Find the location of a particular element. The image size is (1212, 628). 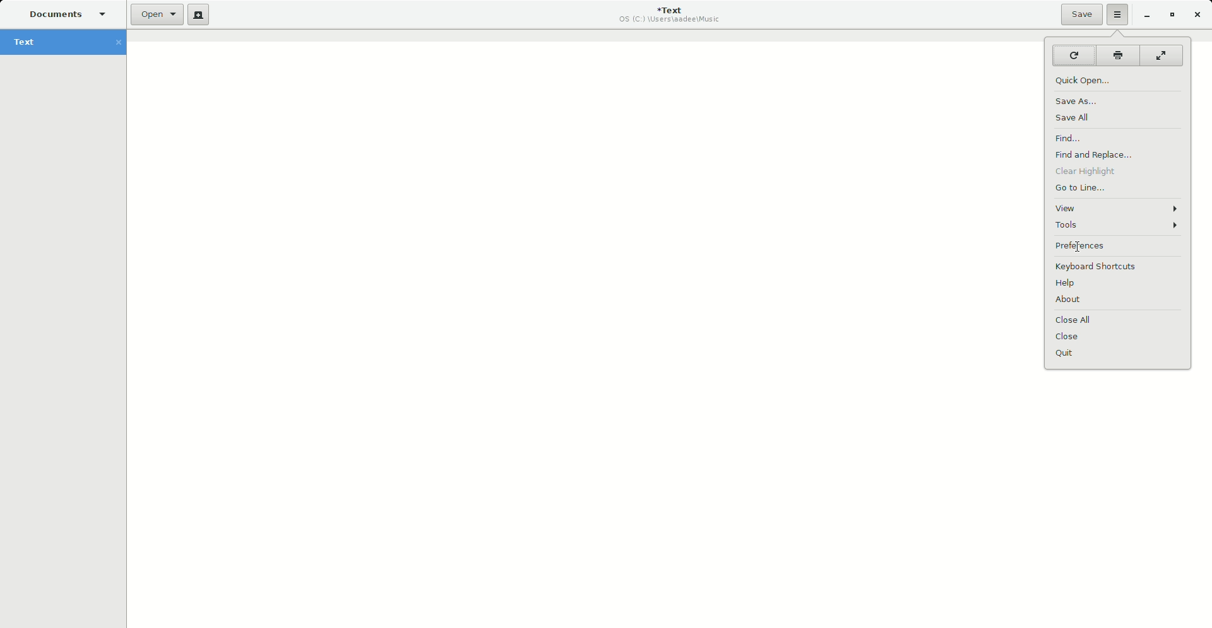

Keyboard Shortcuts is located at coordinates (1098, 267).